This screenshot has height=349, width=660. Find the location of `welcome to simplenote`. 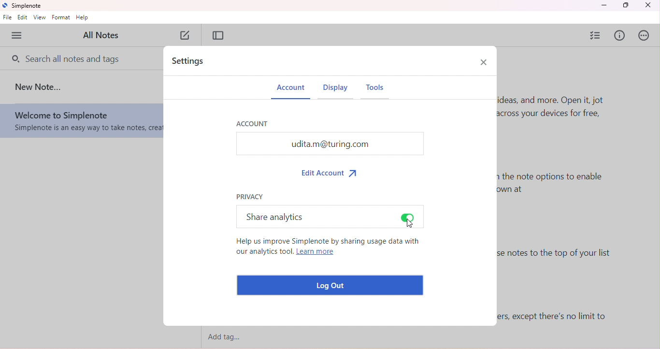

welcome to simplenote is located at coordinates (81, 121).